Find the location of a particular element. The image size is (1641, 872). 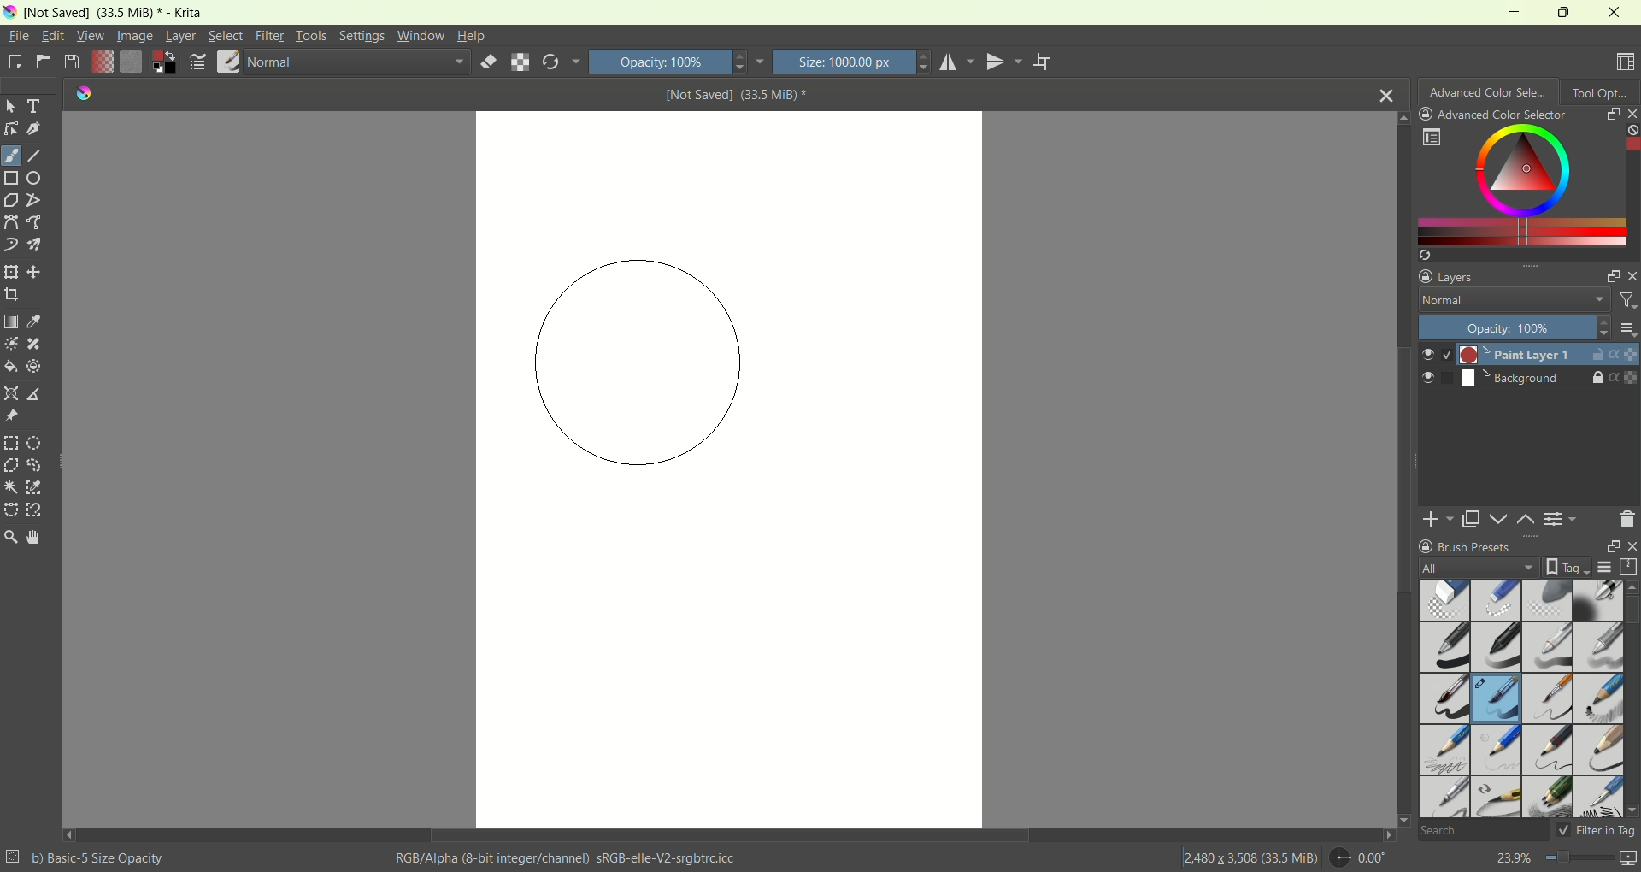

RGB/Alpha (8-bit integer/channel) sRGB-elle-V2-srgbtrc.icc is located at coordinates (569, 858).